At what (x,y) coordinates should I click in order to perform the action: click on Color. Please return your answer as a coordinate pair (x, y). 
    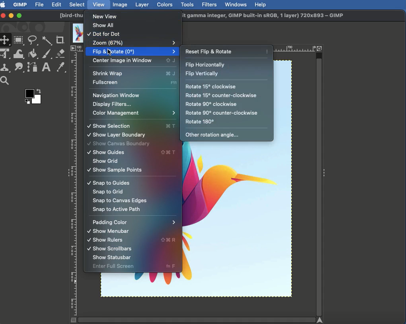
    Looking at the image, I should click on (32, 98).